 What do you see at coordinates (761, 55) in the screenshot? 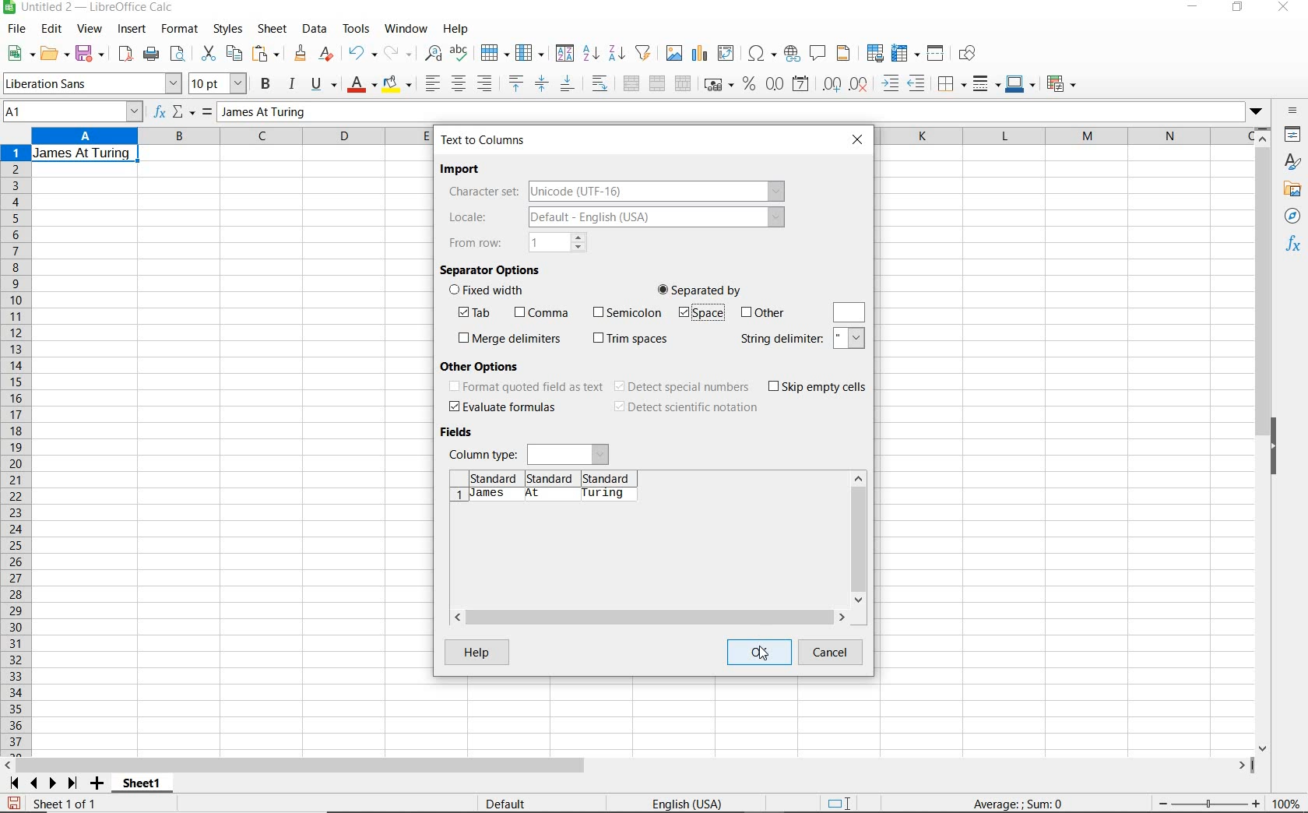
I see `insert special characters` at bounding box center [761, 55].